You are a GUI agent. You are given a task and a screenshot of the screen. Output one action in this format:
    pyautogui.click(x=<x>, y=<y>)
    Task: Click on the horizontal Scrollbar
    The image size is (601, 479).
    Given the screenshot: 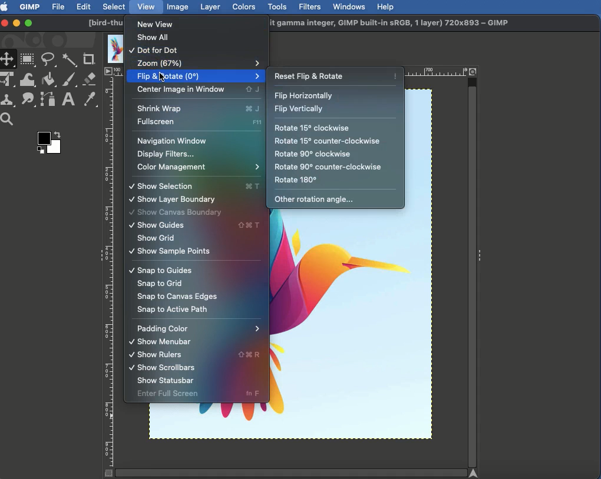 What is the action you would take?
    pyautogui.click(x=290, y=472)
    